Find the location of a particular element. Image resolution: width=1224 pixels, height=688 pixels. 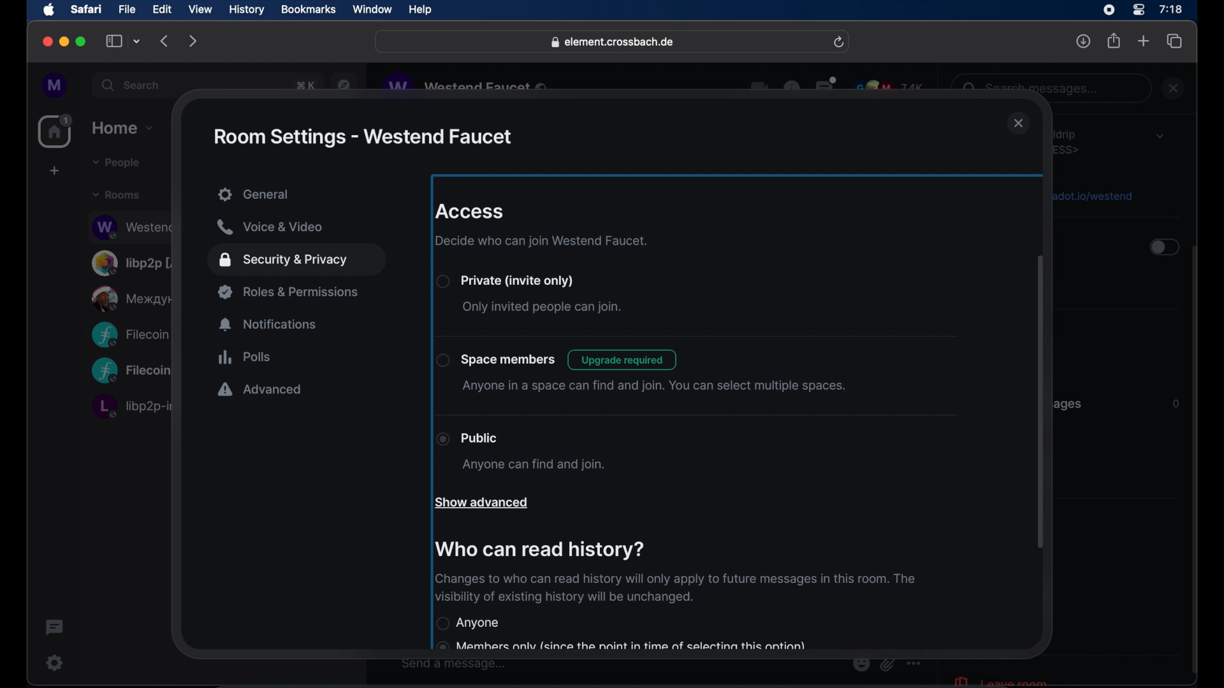

thread activity is located at coordinates (55, 627).